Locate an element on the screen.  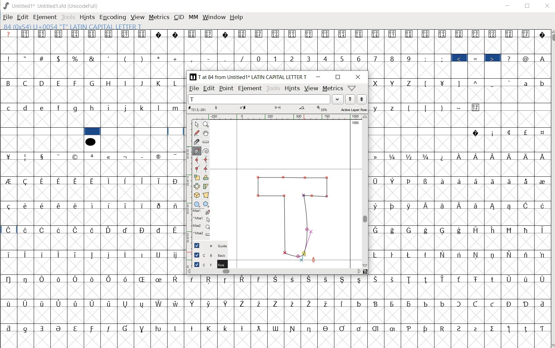
2 is located at coordinates (293, 59).